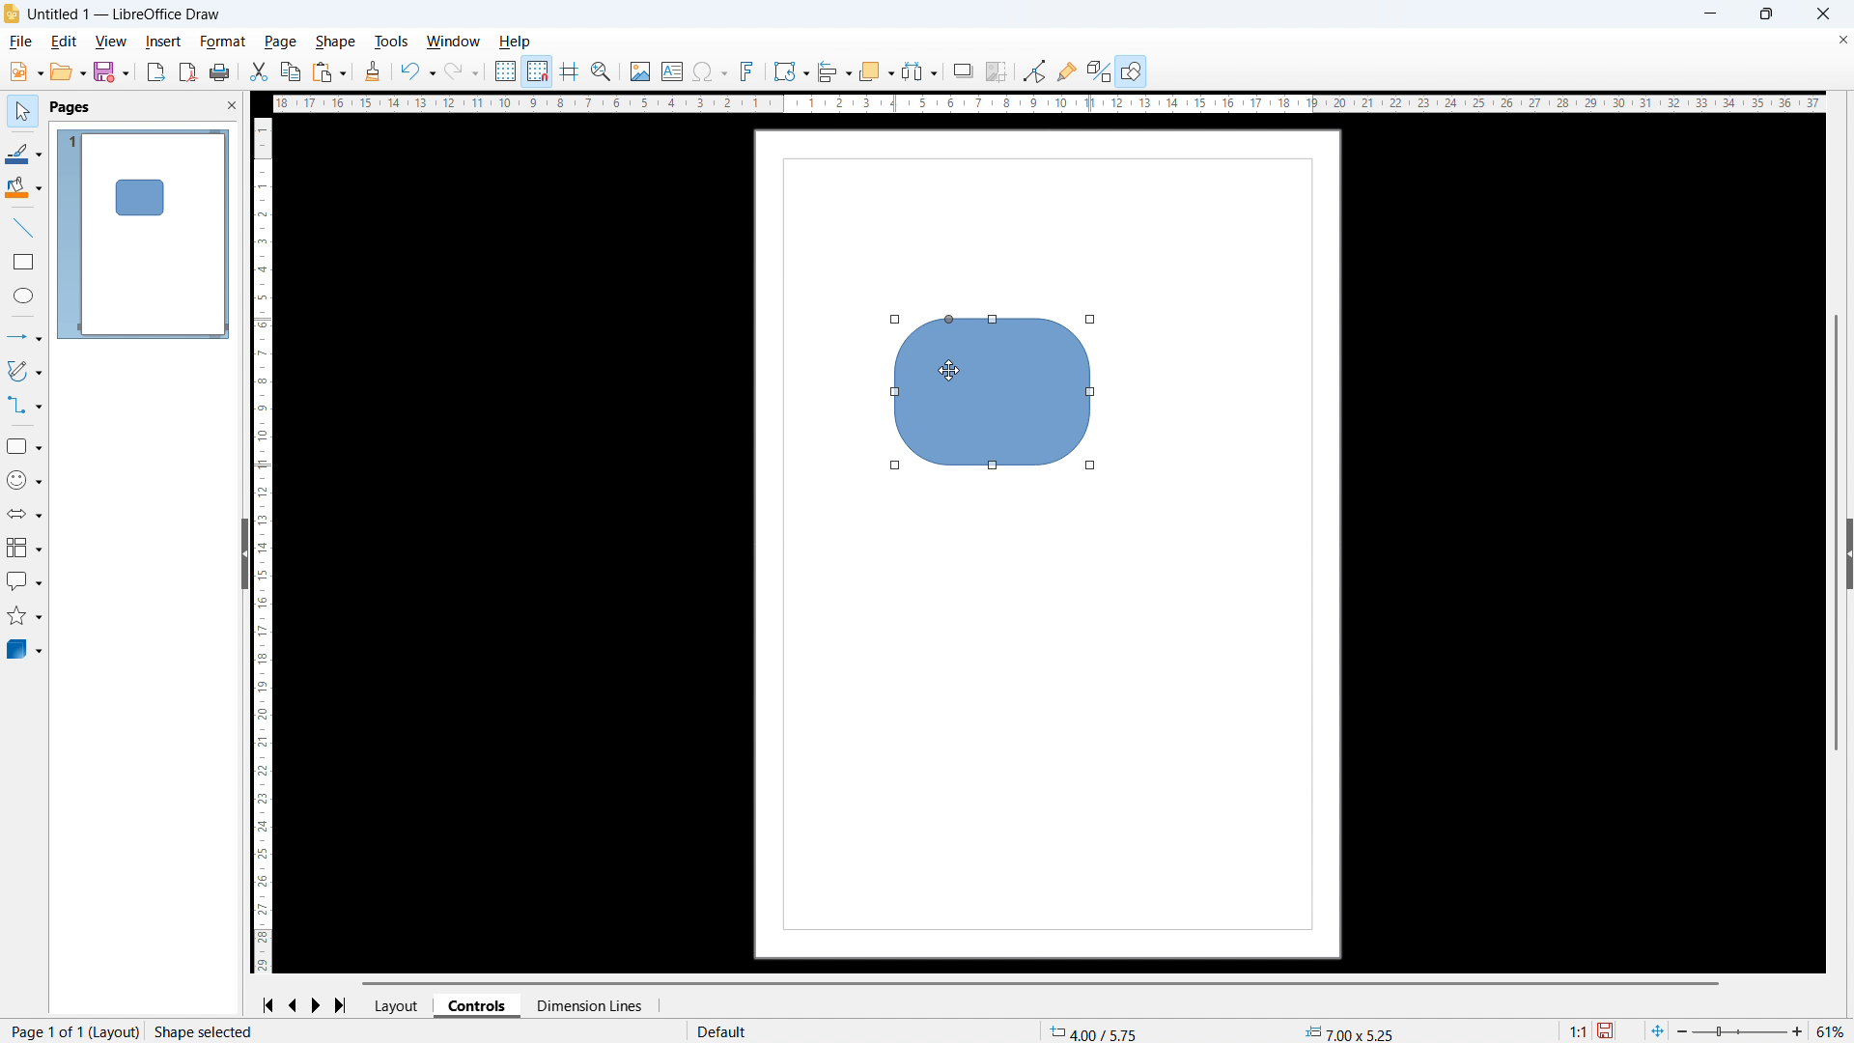 This screenshot has width=1854, height=1043. What do you see at coordinates (672, 70) in the screenshot?
I see `Insert text box ` at bounding box center [672, 70].